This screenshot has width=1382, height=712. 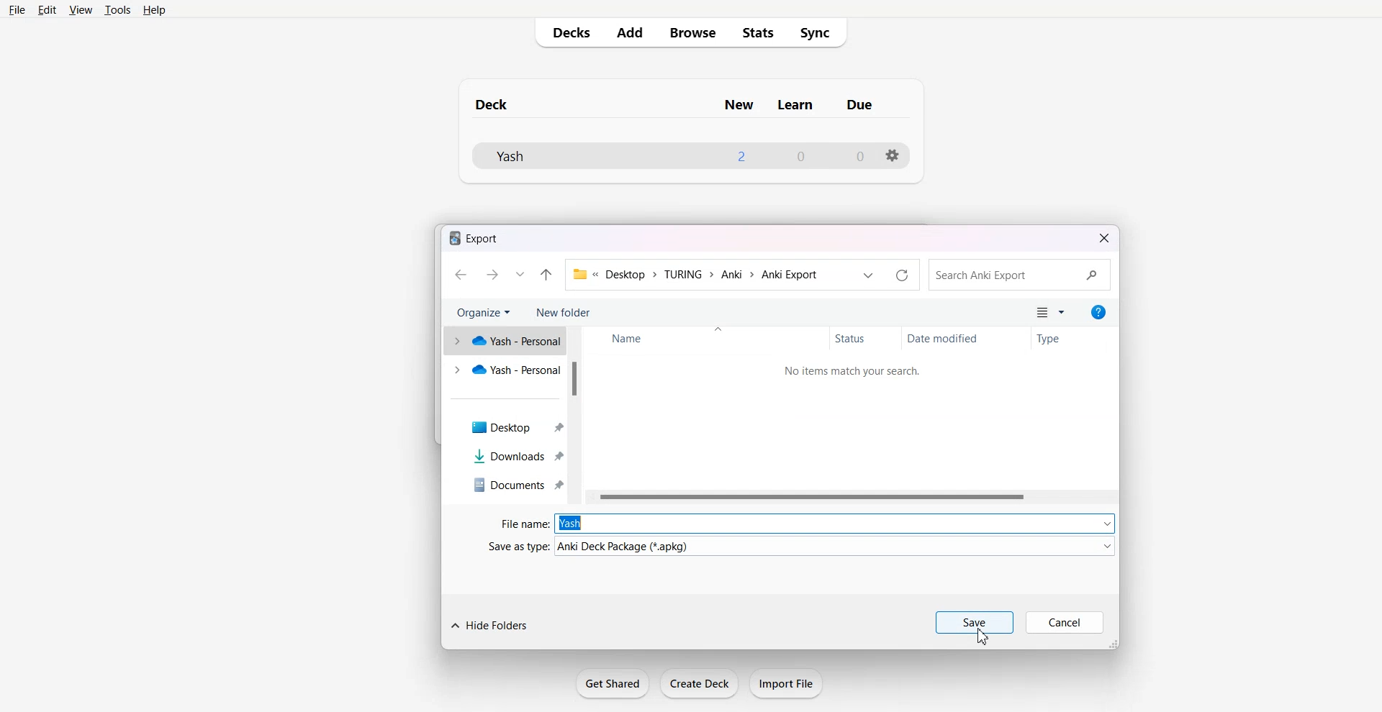 What do you see at coordinates (630, 33) in the screenshot?
I see `Add` at bounding box center [630, 33].